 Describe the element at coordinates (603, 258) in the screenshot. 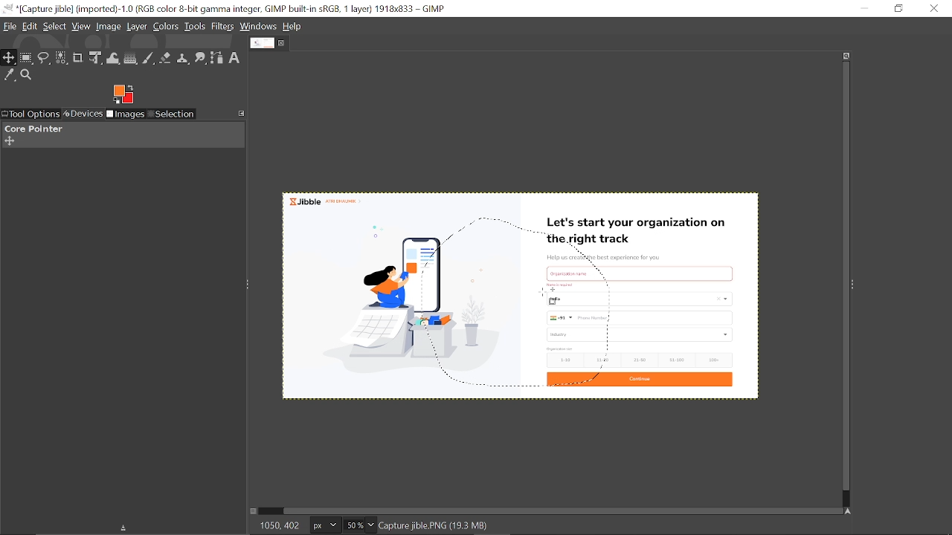

I see `Help us create the best experience for you` at that location.